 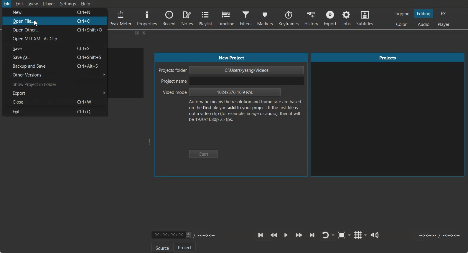 What do you see at coordinates (144, 33) in the screenshot?
I see `Close` at bounding box center [144, 33].